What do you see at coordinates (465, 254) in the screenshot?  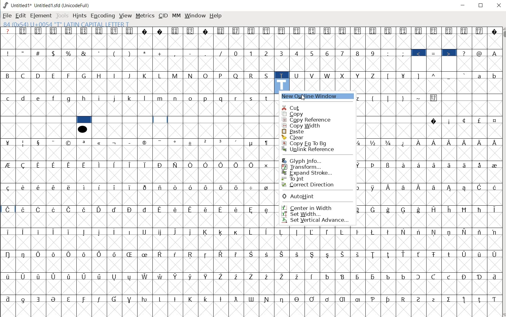 I see `Symbol` at bounding box center [465, 254].